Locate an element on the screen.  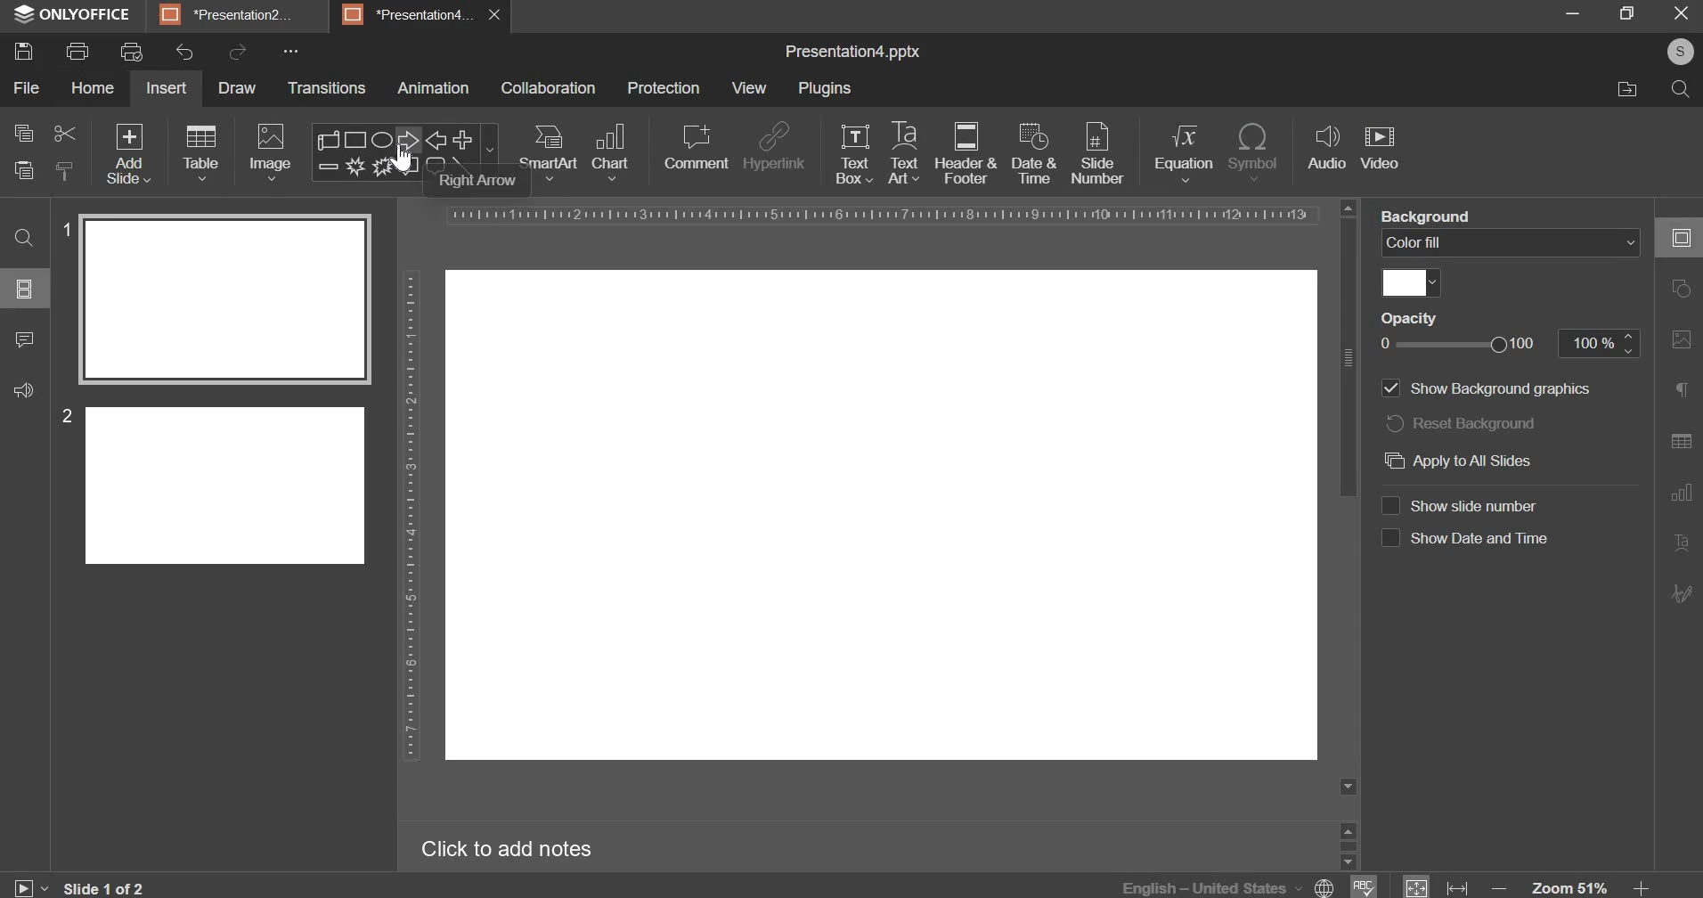
transitions is located at coordinates (328, 89).